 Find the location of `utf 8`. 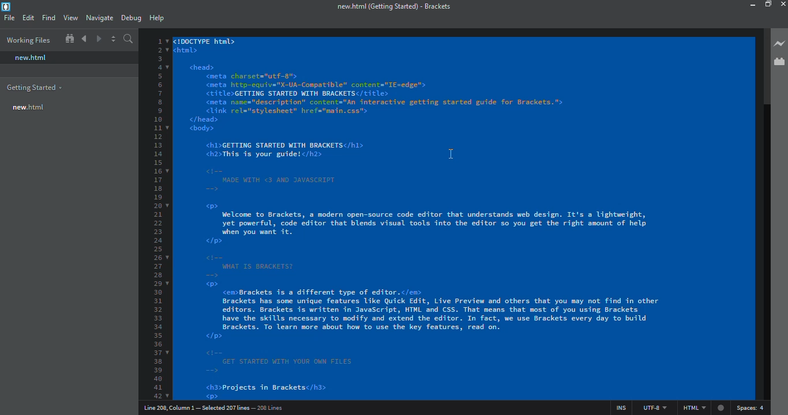

utf 8 is located at coordinates (653, 408).